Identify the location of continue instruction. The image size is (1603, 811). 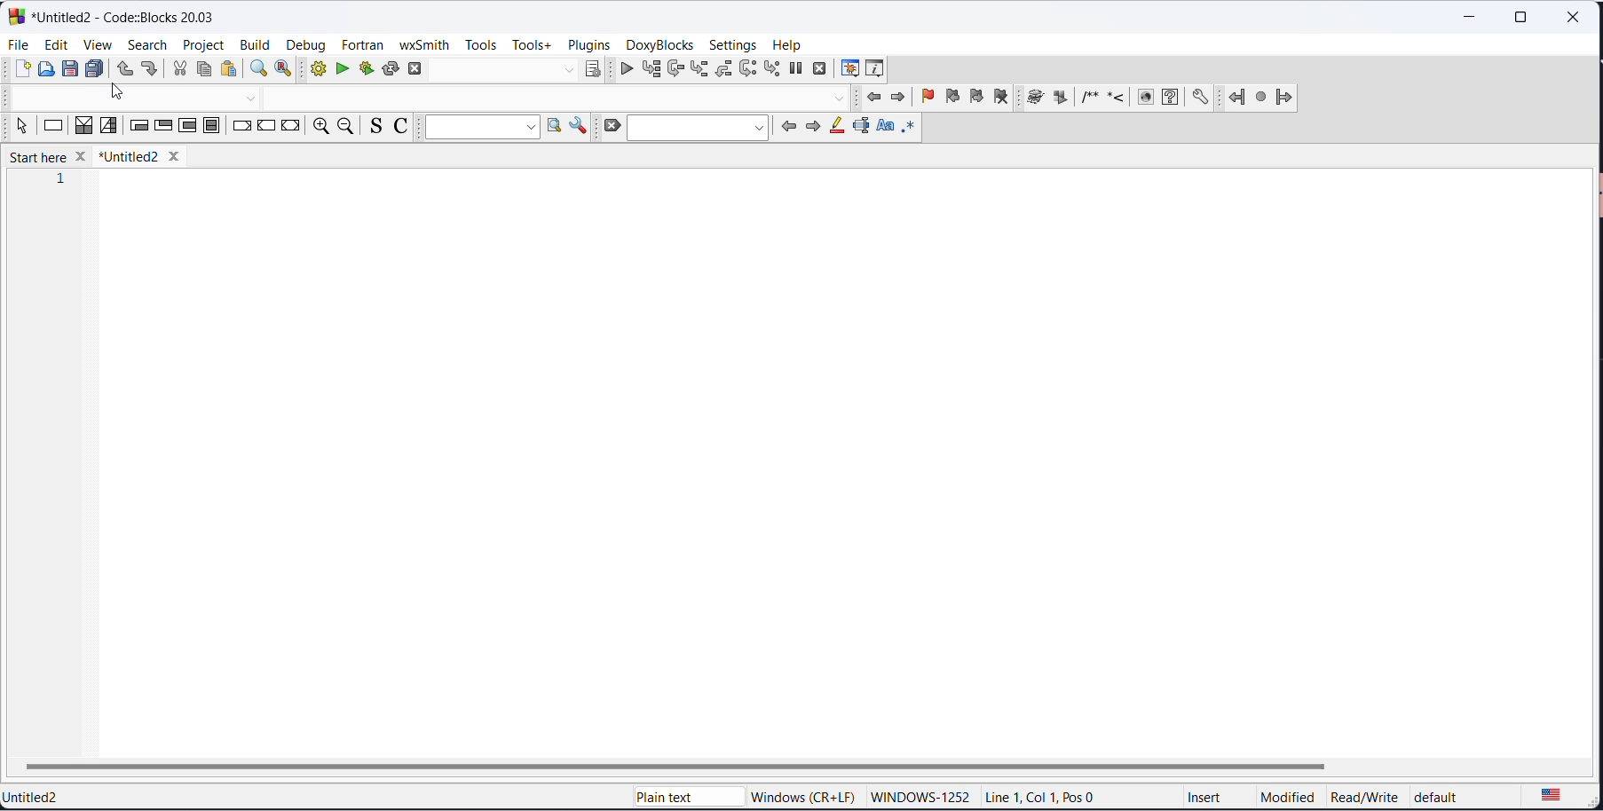
(267, 130).